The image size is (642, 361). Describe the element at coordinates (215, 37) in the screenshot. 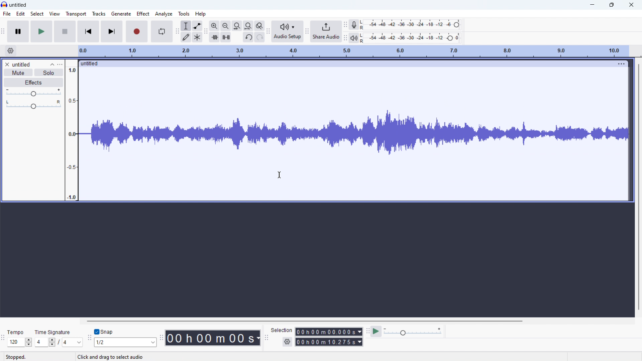

I see `trim audio oitside selection` at that location.